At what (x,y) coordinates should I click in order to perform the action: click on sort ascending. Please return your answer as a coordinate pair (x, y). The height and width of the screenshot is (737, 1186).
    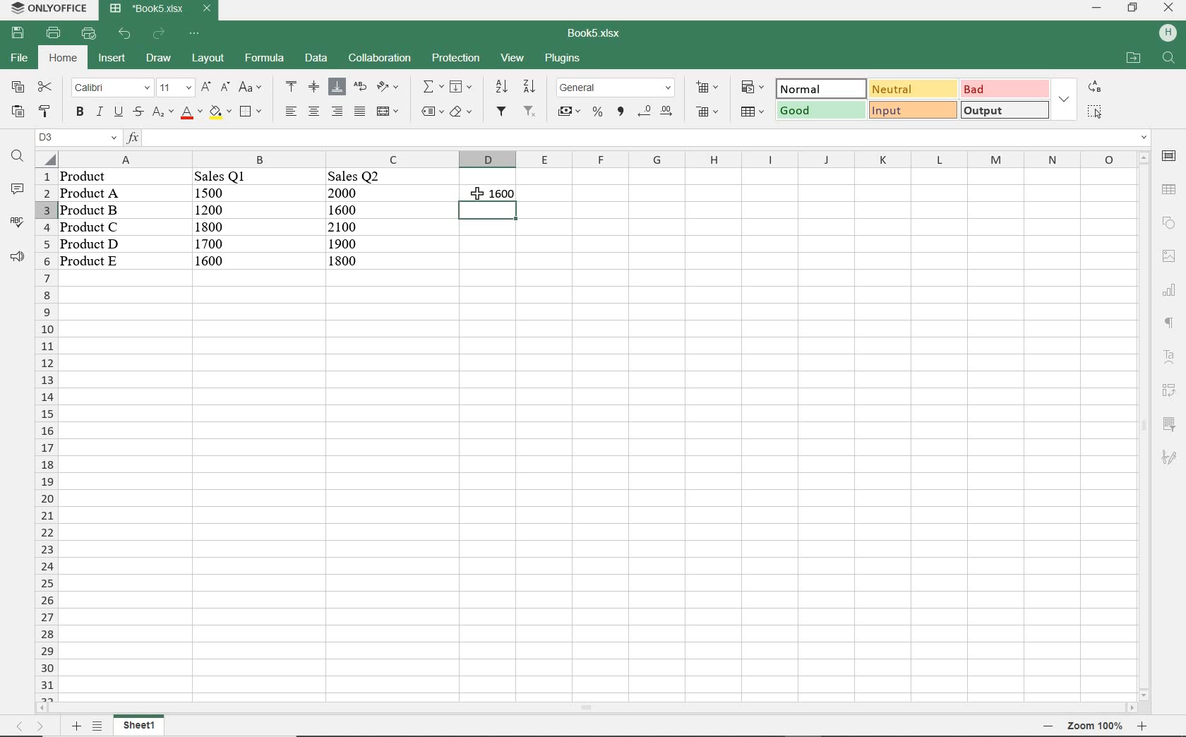
    Looking at the image, I should click on (501, 87).